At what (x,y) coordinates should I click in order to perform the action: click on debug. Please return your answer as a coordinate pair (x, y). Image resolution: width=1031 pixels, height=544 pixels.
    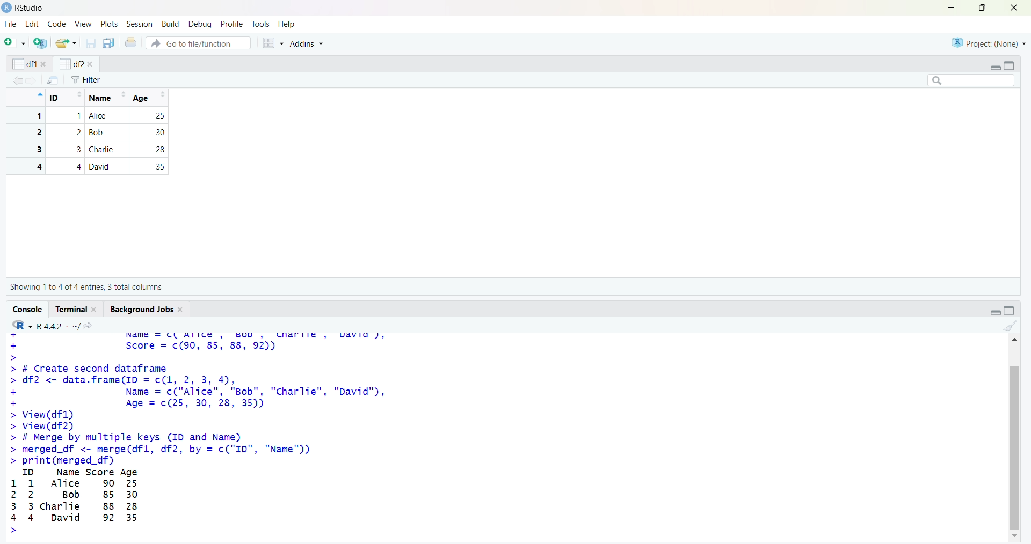
    Looking at the image, I should click on (201, 25).